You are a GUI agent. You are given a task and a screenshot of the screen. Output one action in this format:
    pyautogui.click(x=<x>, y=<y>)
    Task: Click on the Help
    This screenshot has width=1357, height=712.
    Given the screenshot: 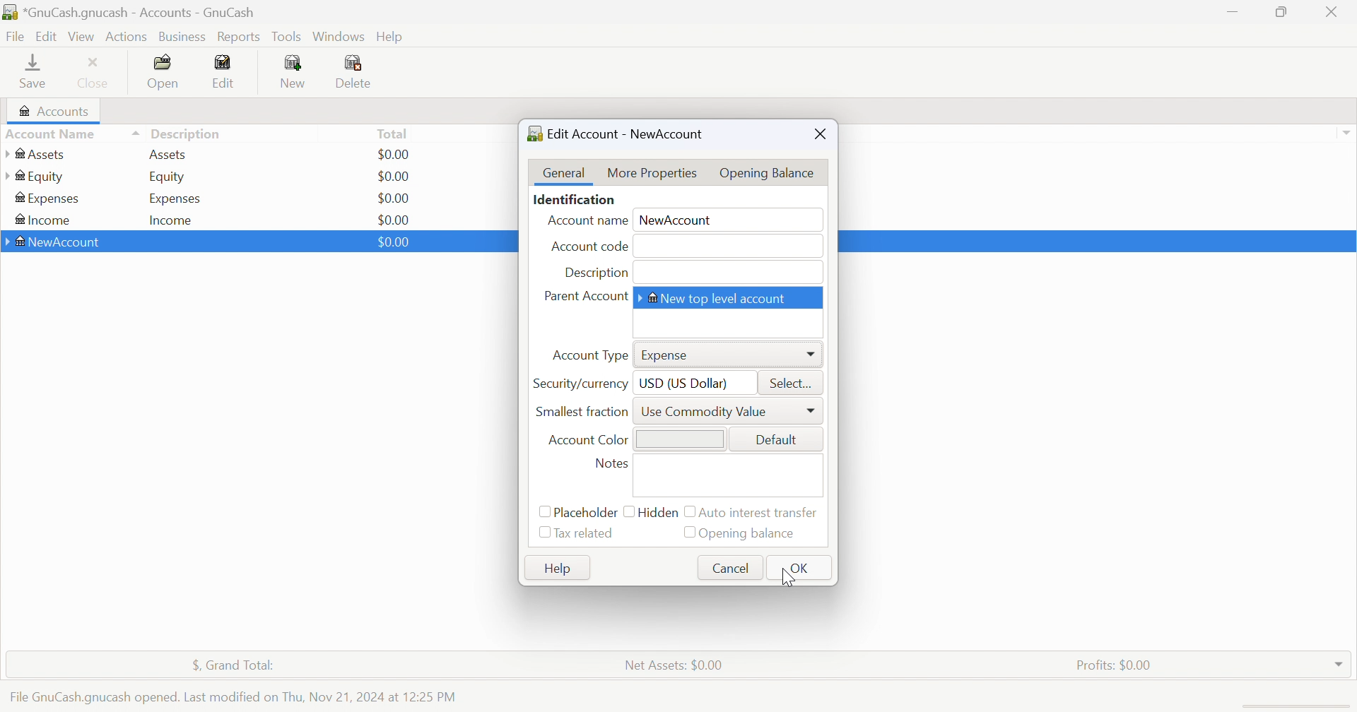 What is the action you would take?
    pyautogui.click(x=555, y=568)
    